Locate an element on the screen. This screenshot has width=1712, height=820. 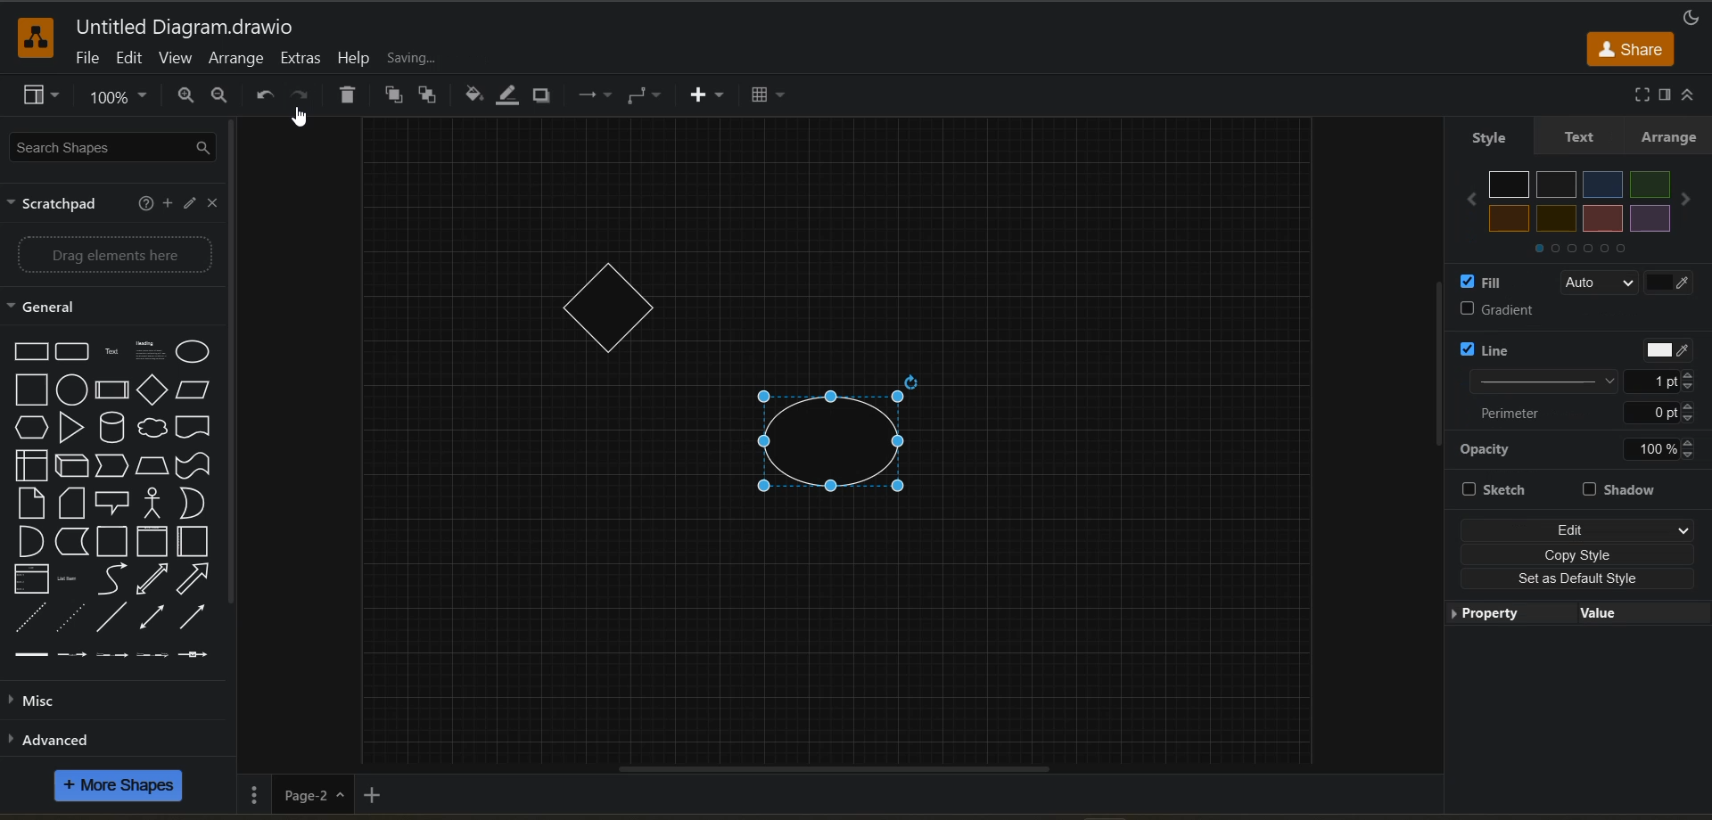
heading is located at coordinates (151, 353).